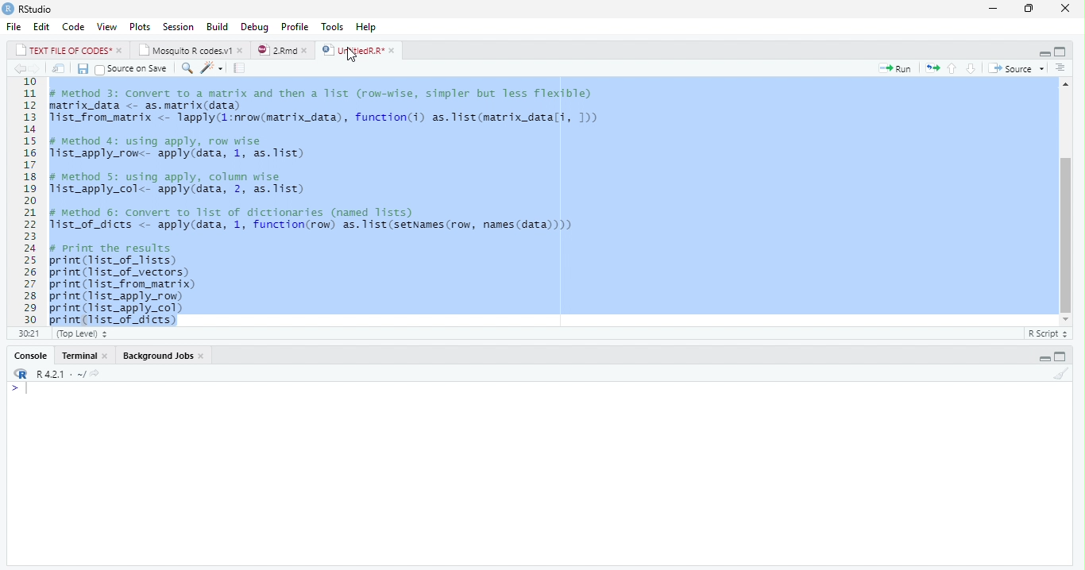 The image size is (1085, 570). I want to click on code tools, so click(213, 68).